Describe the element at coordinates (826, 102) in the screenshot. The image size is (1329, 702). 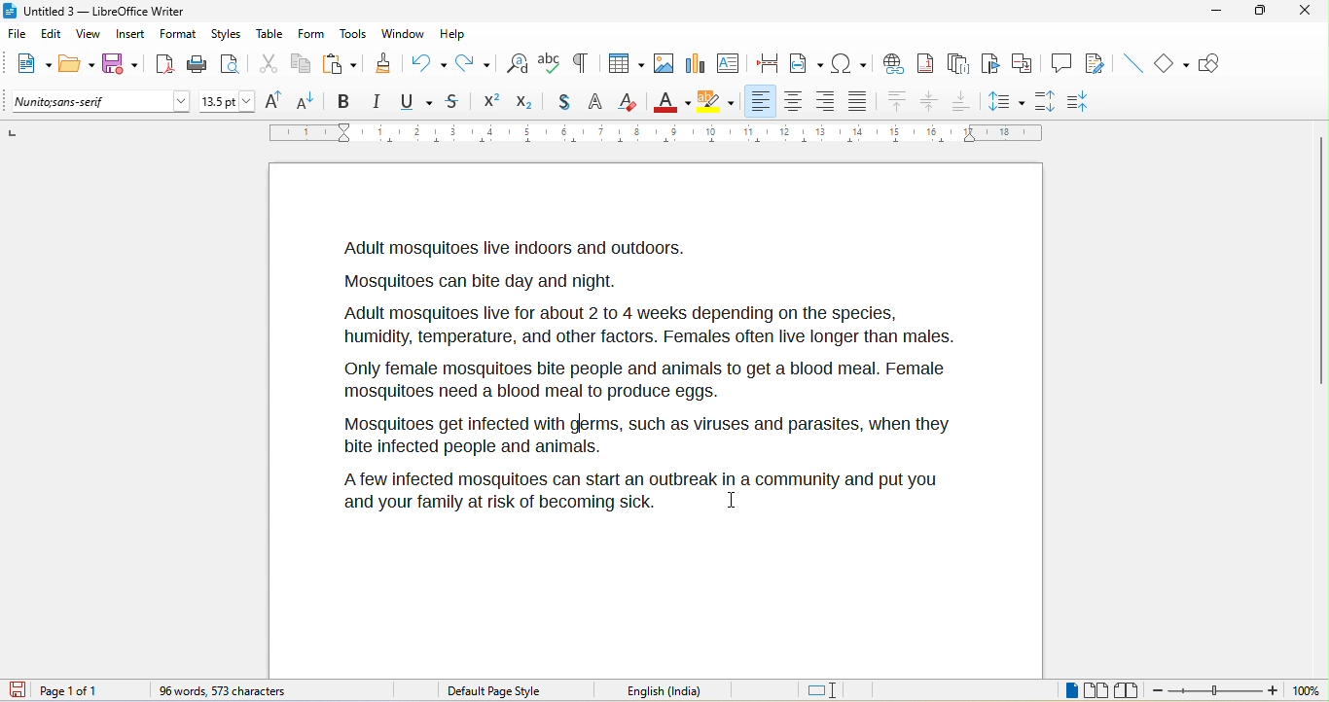
I see `align right` at that location.